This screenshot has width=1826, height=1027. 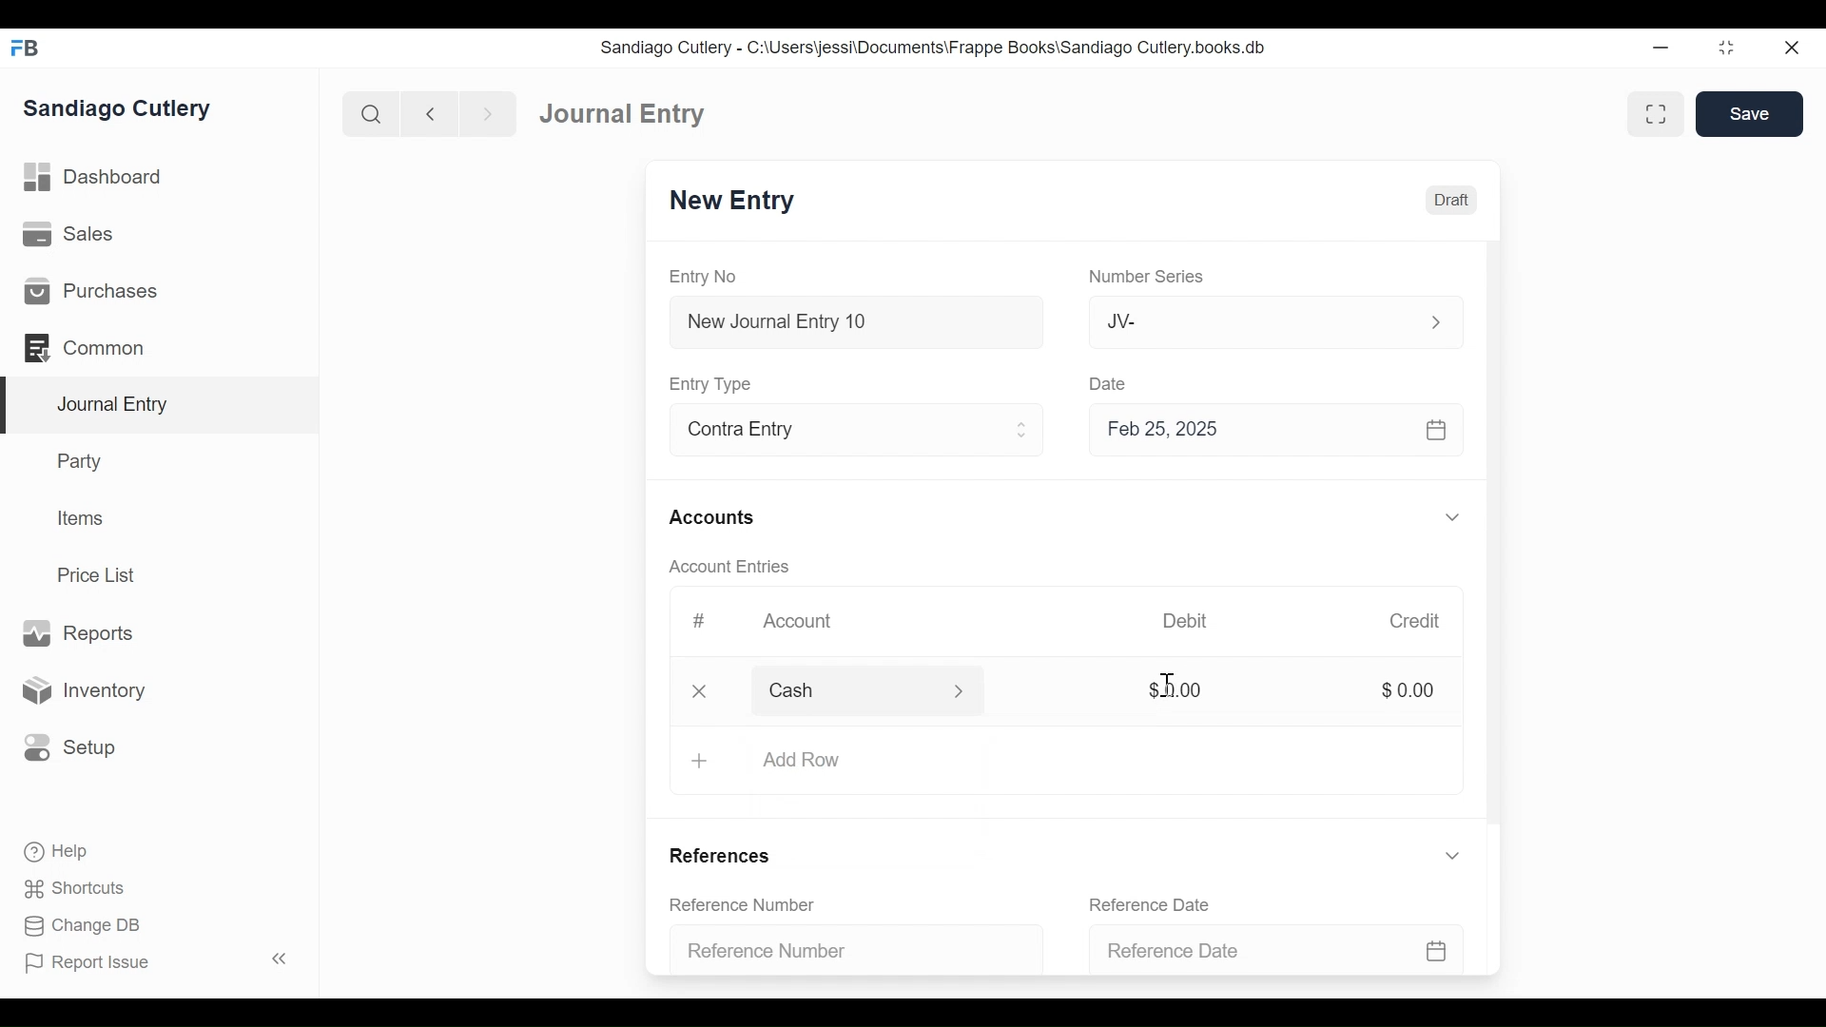 I want to click on Add Row, so click(x=816, y=761).